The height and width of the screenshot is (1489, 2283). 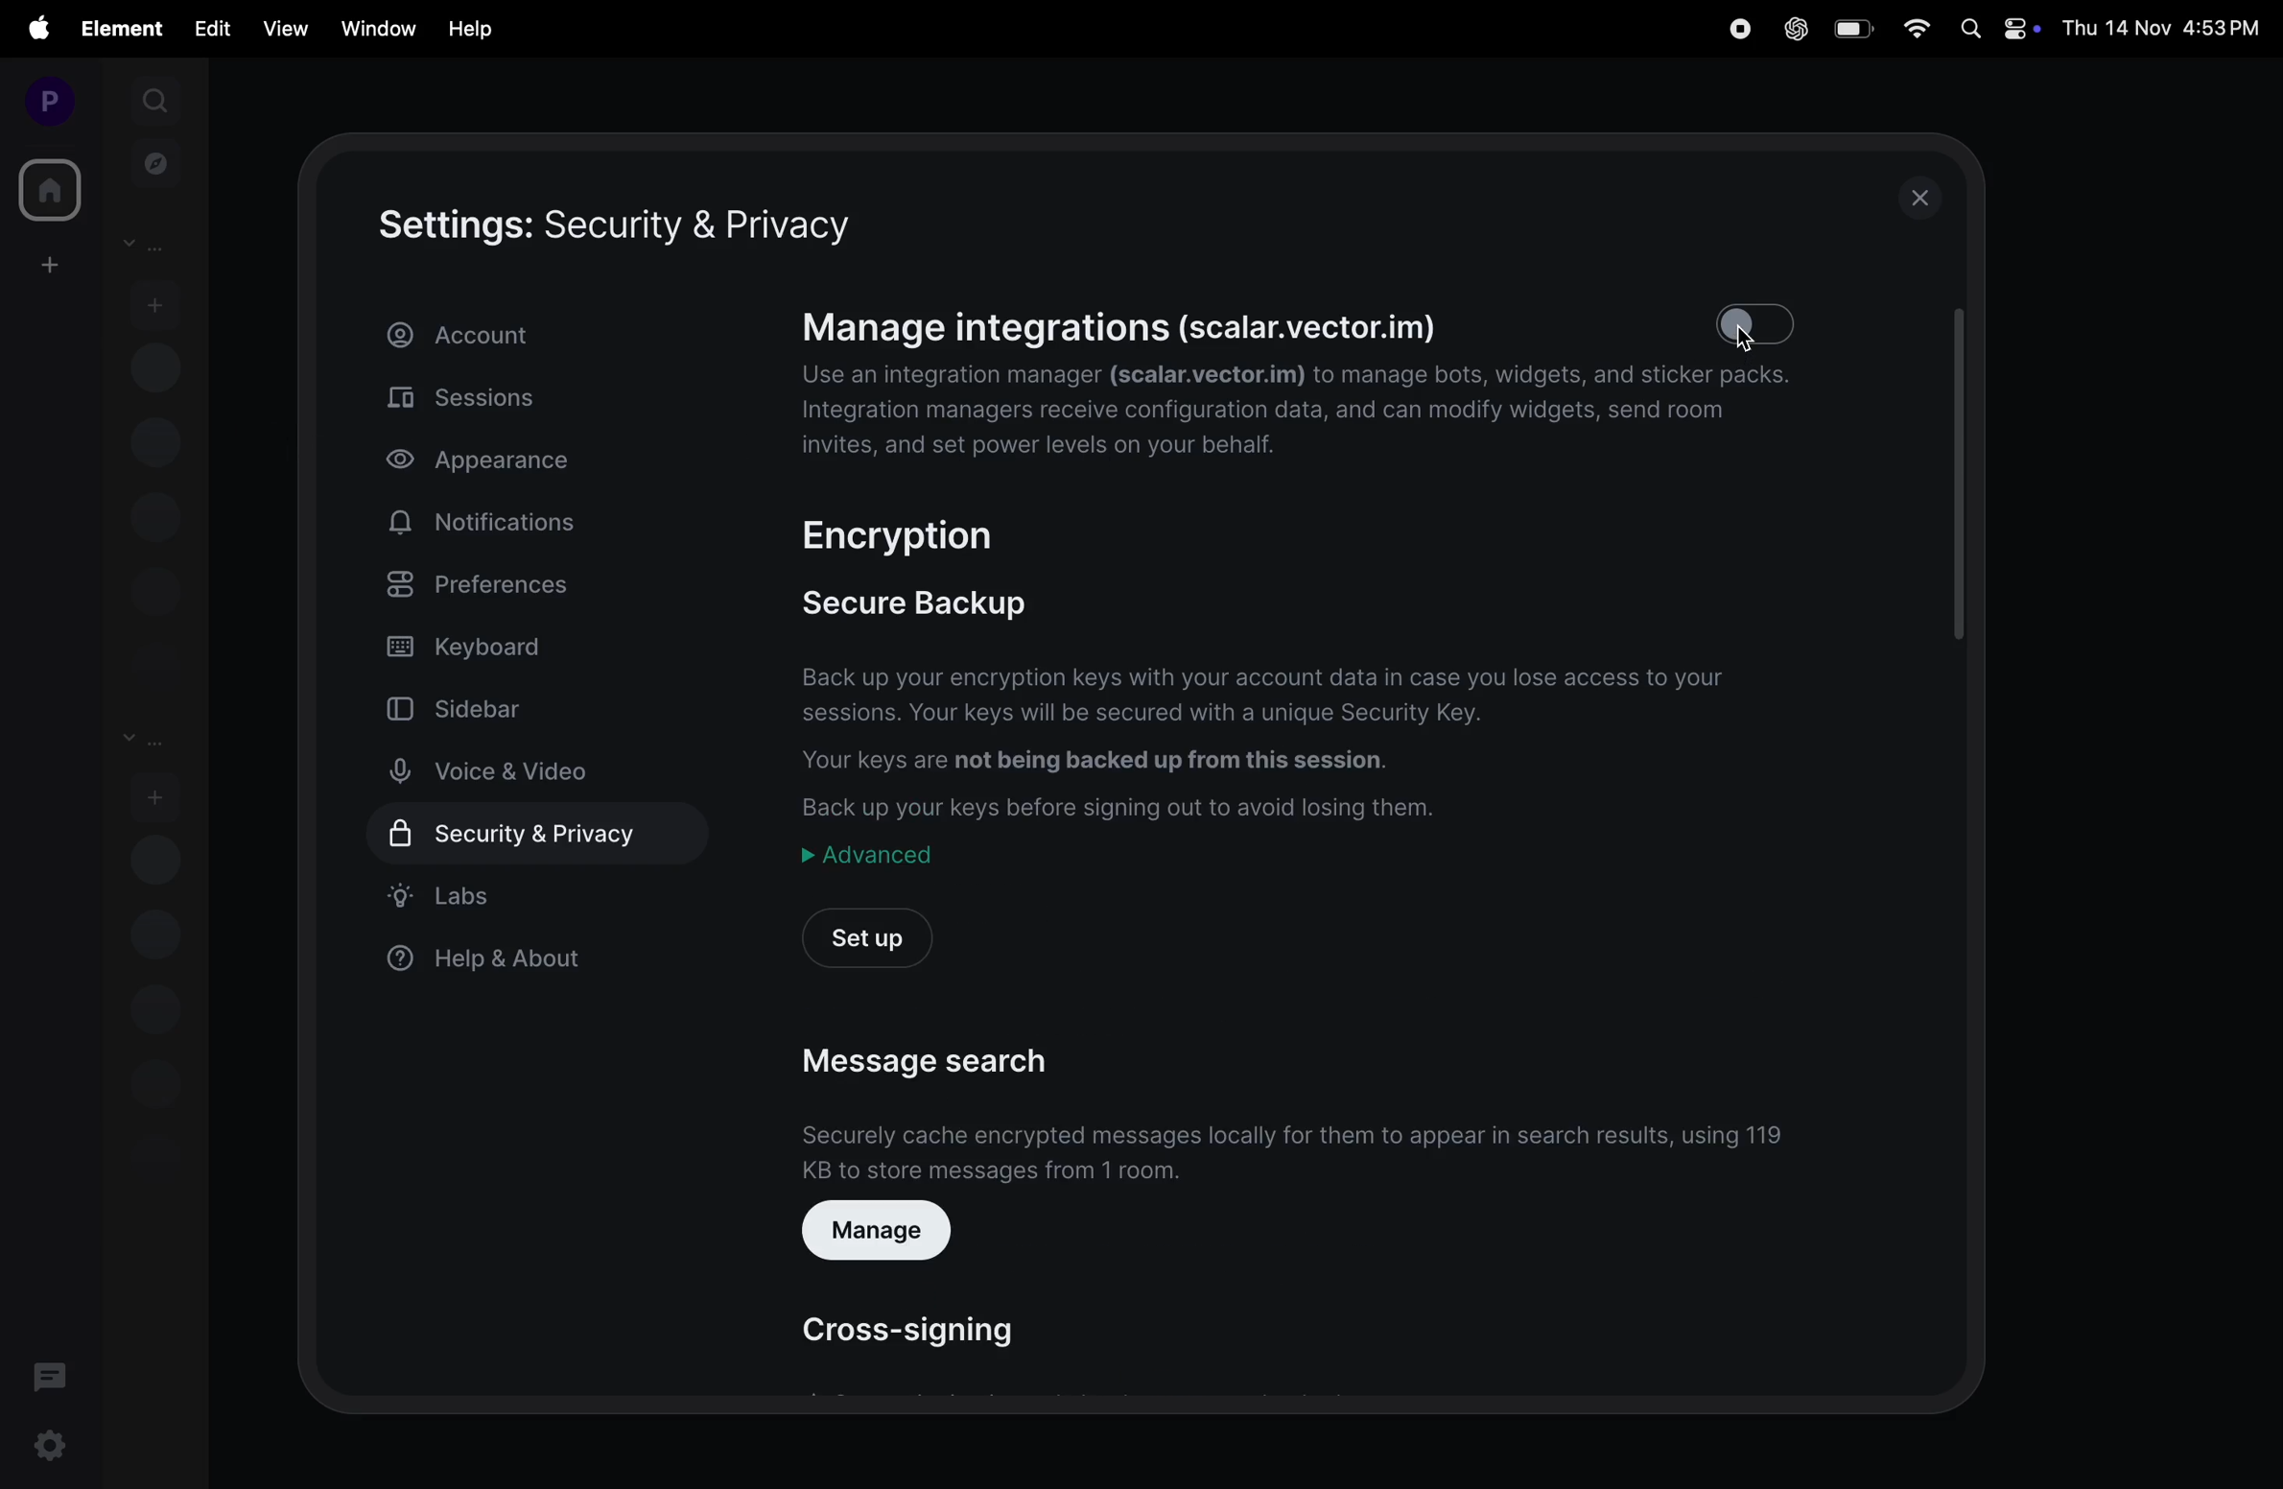 What do you see at coordinates (488, 959) in the screenshot?
I see `help & about` at bounding box center [488, 959].